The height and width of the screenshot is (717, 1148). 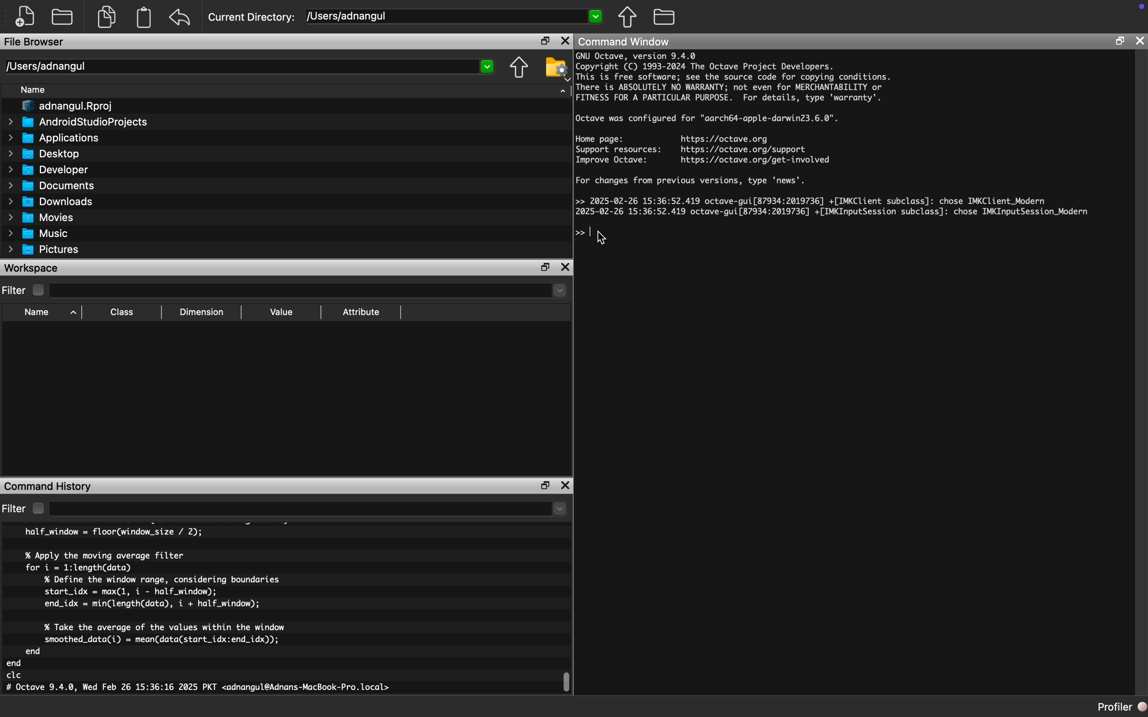 I want to click on Command Window, so click(x=626, y=42).